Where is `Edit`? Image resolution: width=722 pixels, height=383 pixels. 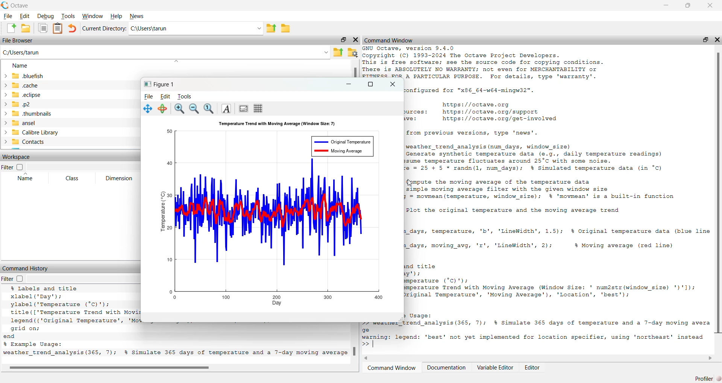 Edit is located at coordinates (166, 97).